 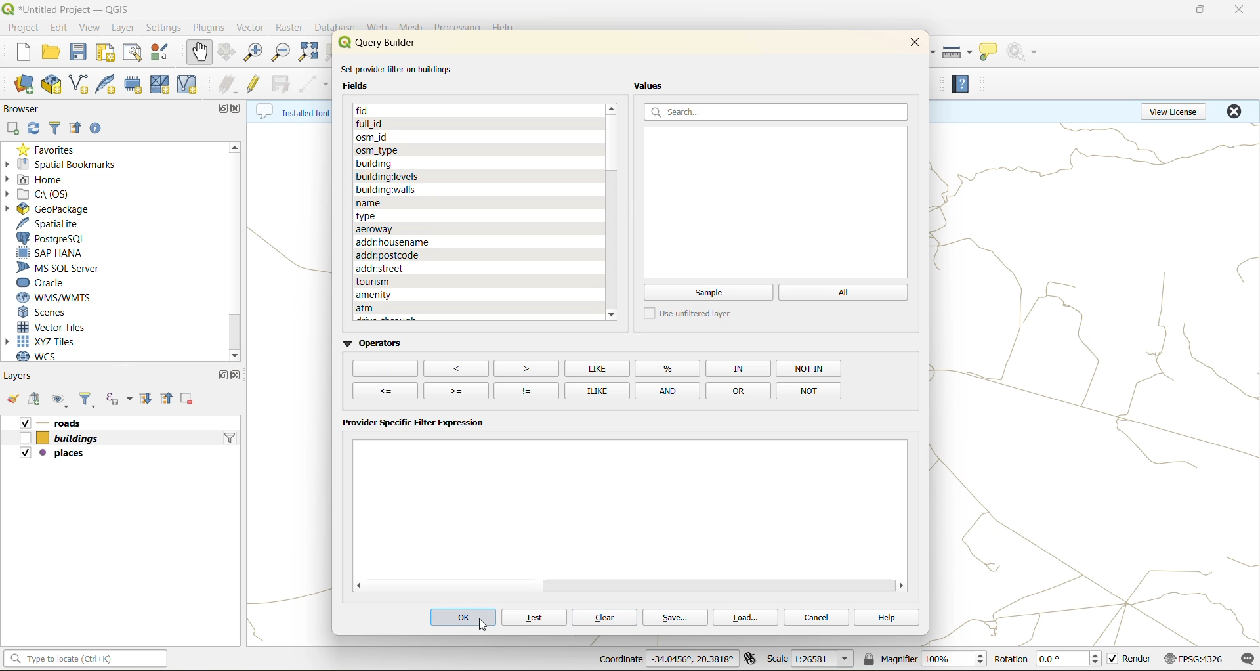 I want to click on ok, so click(x=461, y=619).